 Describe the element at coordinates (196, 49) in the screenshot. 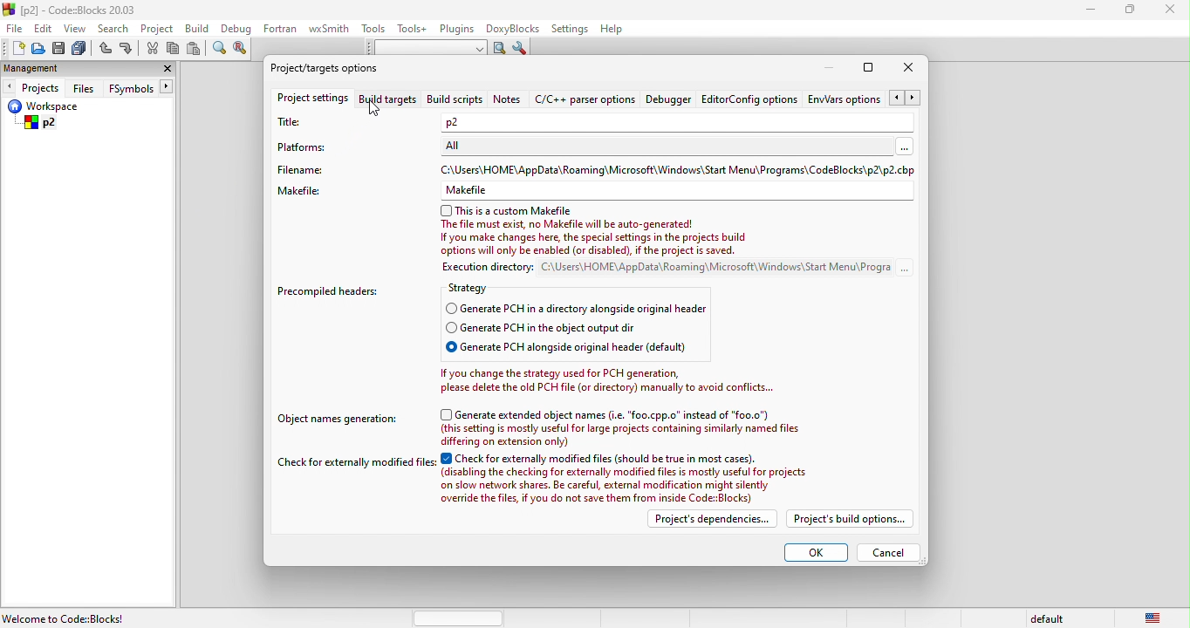

I see `paste` at that location.